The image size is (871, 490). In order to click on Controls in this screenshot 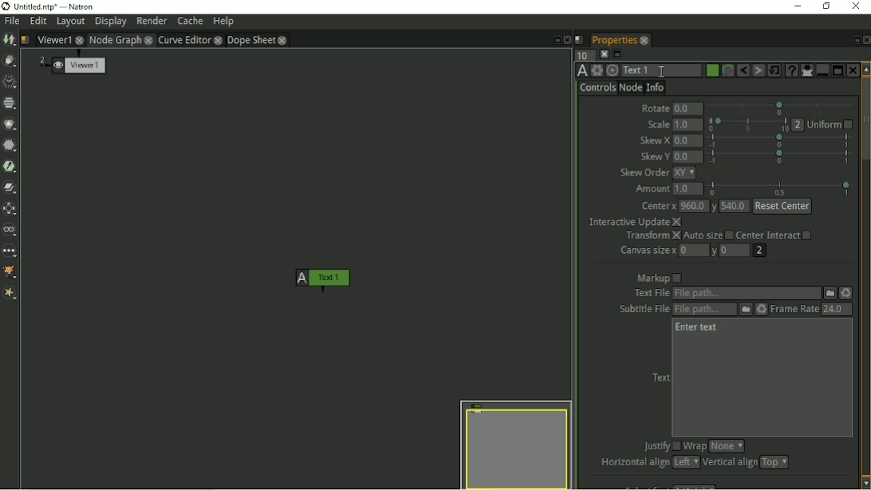, I will do `click(597, 89)`.